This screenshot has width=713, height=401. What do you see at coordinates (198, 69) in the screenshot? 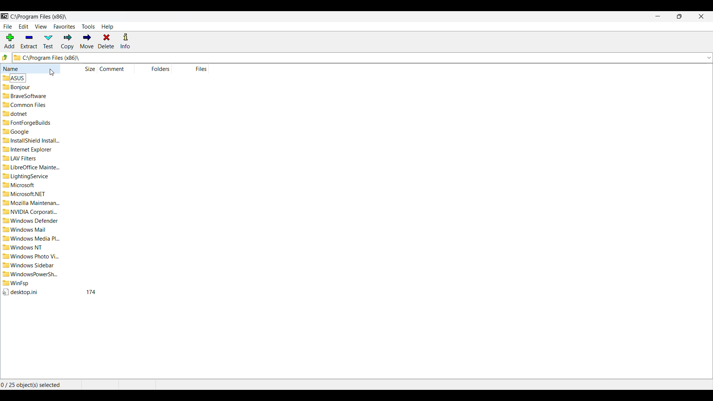
I see `Files column` at bounding box center [198, 69].